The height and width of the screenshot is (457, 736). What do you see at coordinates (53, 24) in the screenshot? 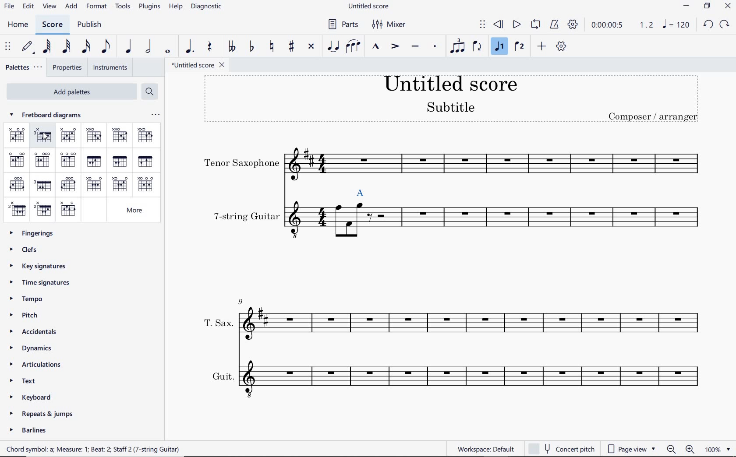
I see `SCORE` at bounding box center [53, 24].